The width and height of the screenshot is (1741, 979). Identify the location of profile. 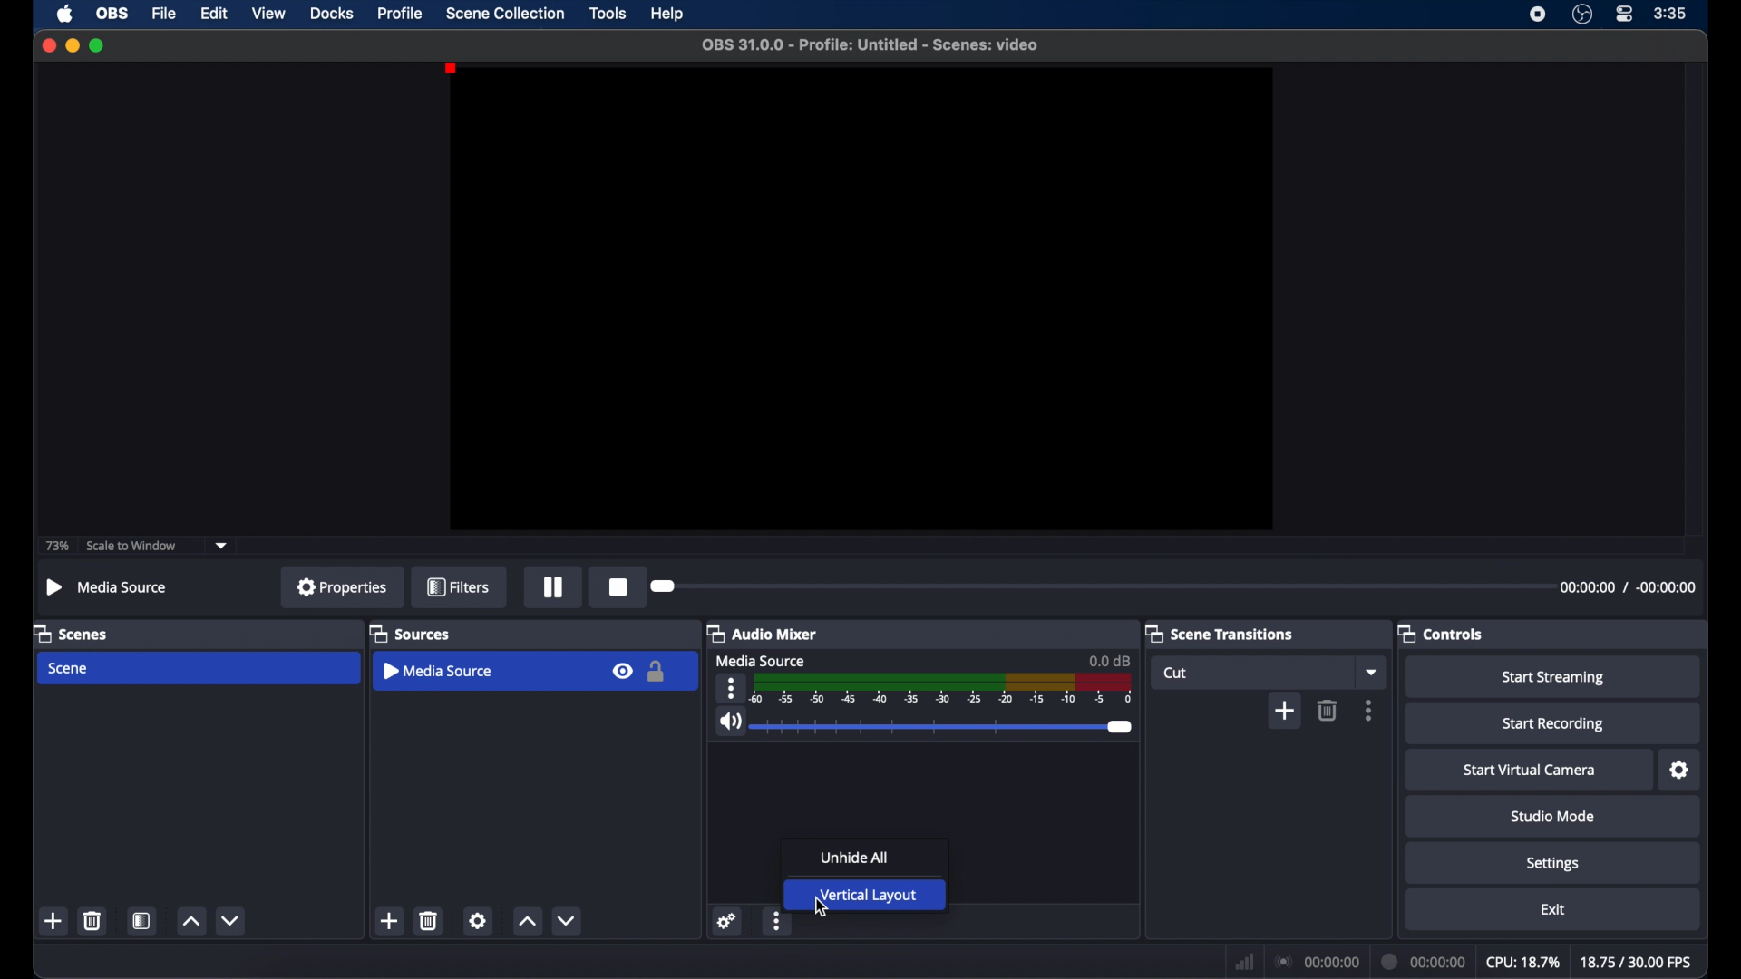
(402, 14).